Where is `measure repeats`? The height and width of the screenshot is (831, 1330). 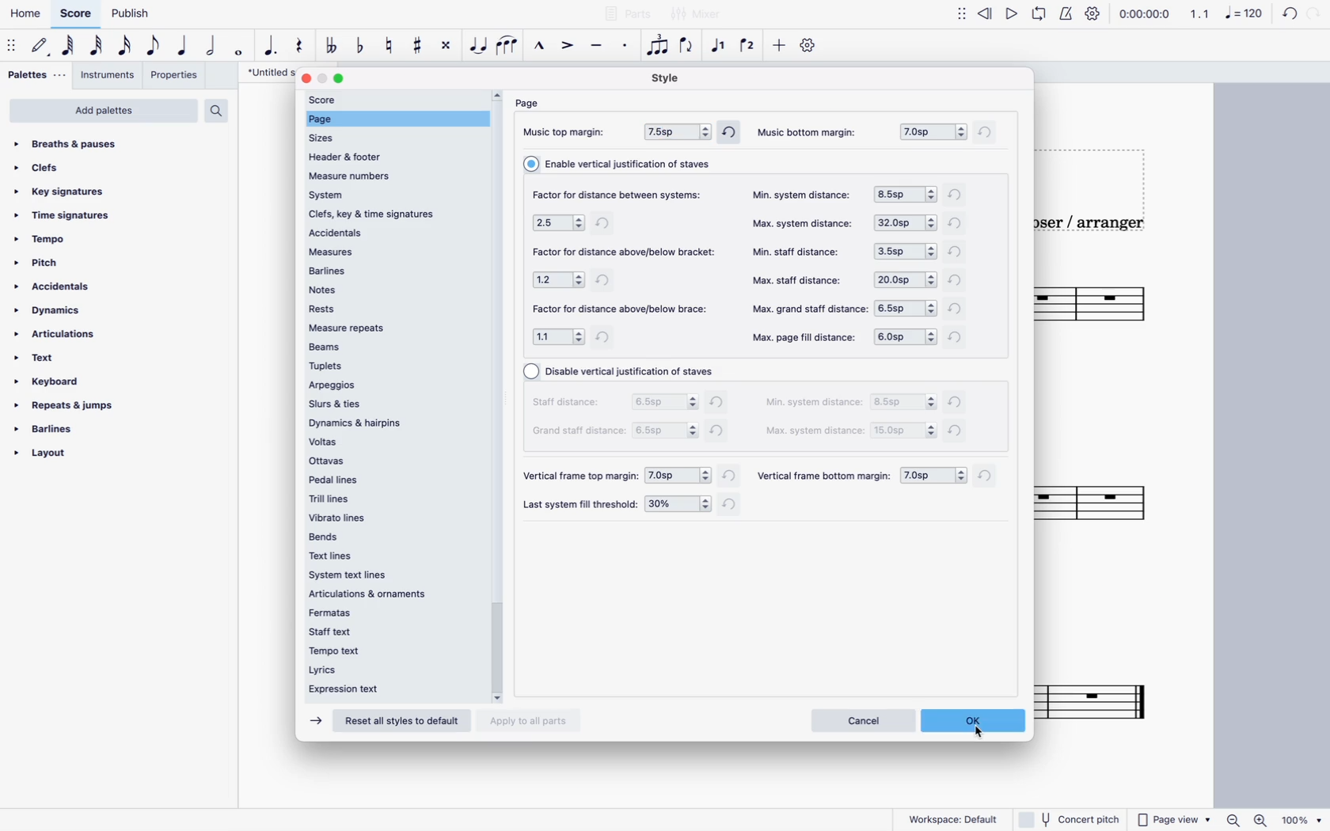
measure repeats is located at coordinates (391, 327).